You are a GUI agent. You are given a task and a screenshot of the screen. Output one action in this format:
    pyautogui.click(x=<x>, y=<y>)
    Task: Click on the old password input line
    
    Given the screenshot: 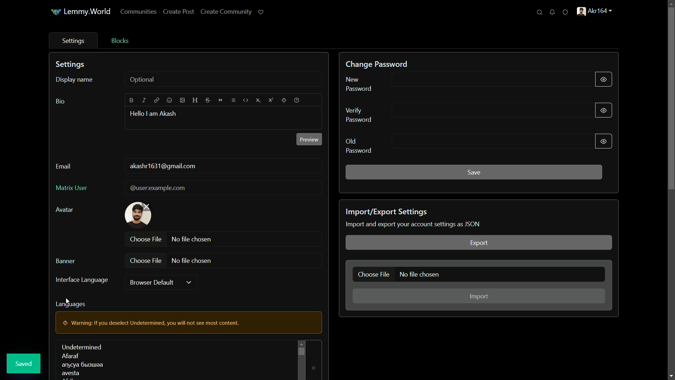 What is the action you would take?
    pyautogui.click(x=490, y=141)
    